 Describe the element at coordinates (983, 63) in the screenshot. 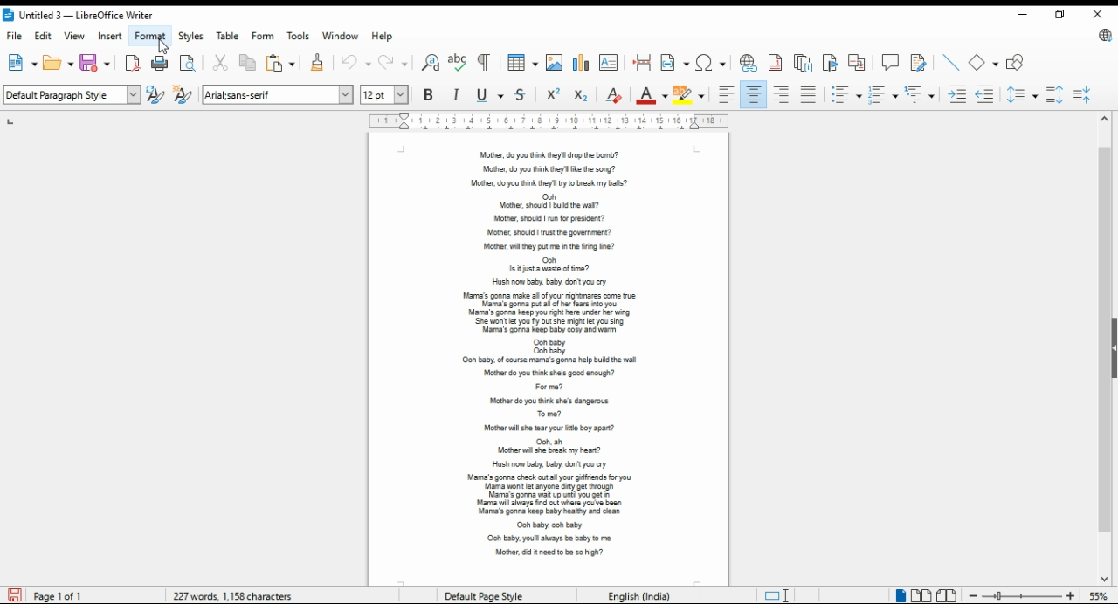

I see `simple shapes` at that location.